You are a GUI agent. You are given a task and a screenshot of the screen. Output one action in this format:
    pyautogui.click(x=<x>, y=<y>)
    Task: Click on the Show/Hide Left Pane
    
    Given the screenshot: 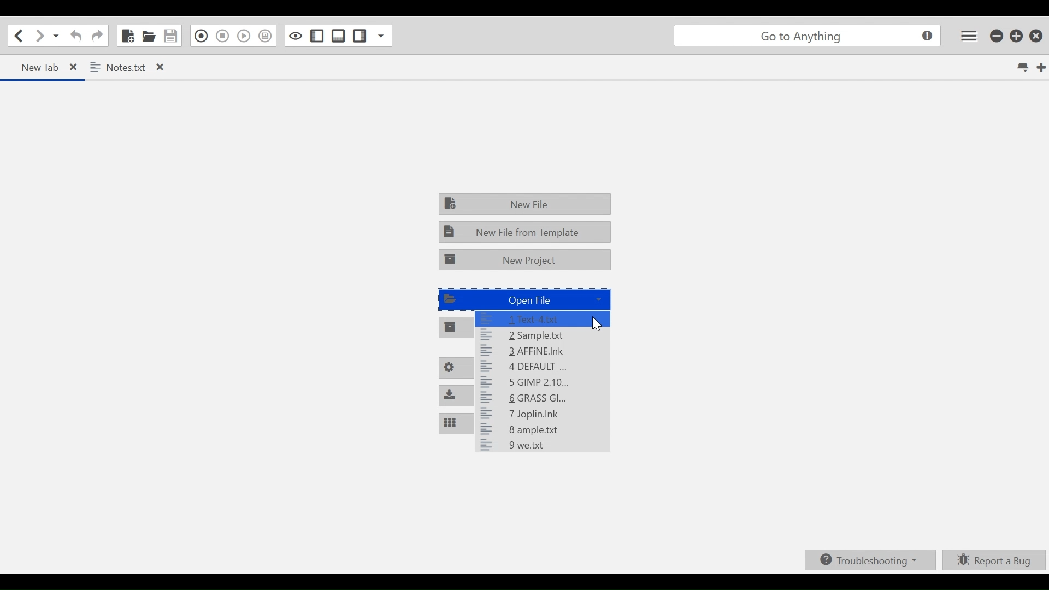 What is the action you would take?
    pyautogui.click(x=316, y=36)
    